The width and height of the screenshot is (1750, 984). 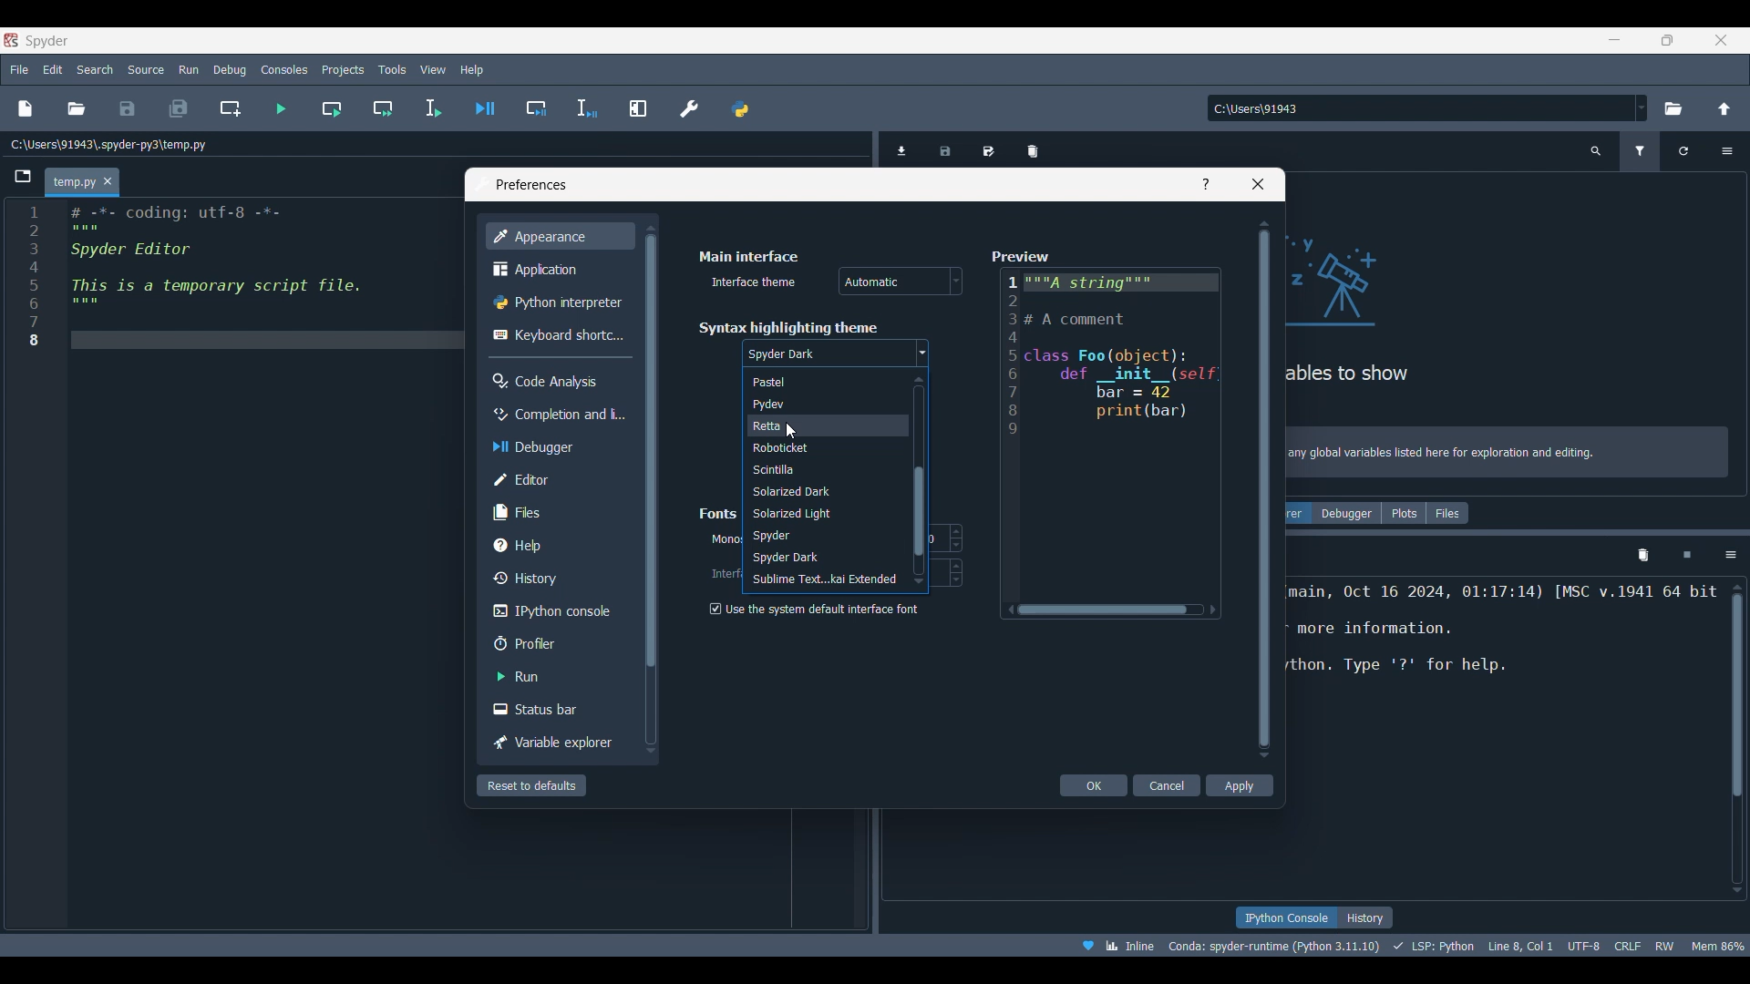 What do you see at coordinates (559, 708) in the screenshot?
I see `Status bar` at bounding box center [559, 708].